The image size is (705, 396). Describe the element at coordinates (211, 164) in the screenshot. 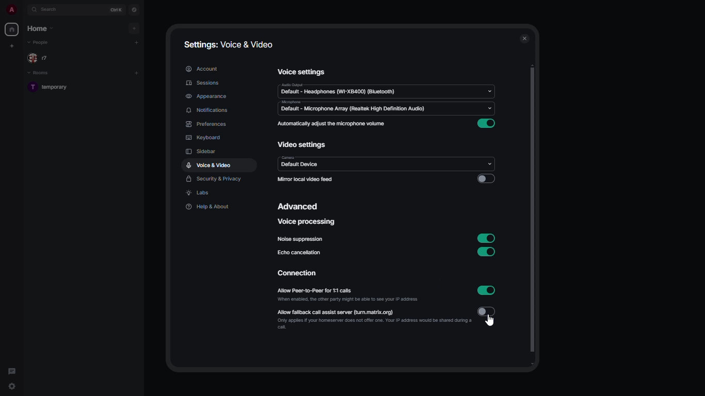

I see `voice & video` at that location.